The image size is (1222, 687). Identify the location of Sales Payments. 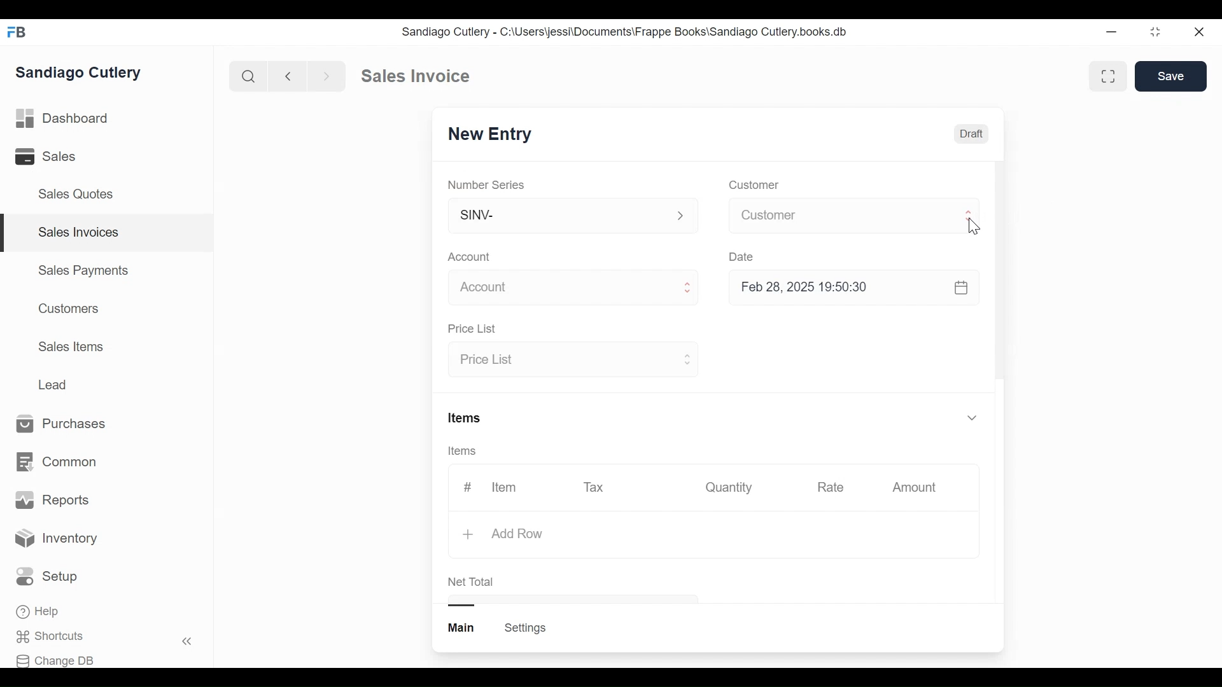
(82, 270).